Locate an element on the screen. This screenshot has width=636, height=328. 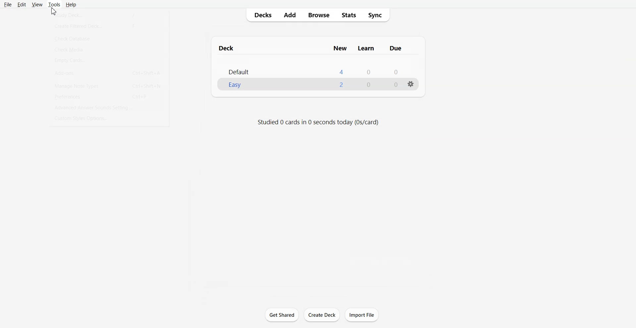
import file is located at coordinates (364, 314).